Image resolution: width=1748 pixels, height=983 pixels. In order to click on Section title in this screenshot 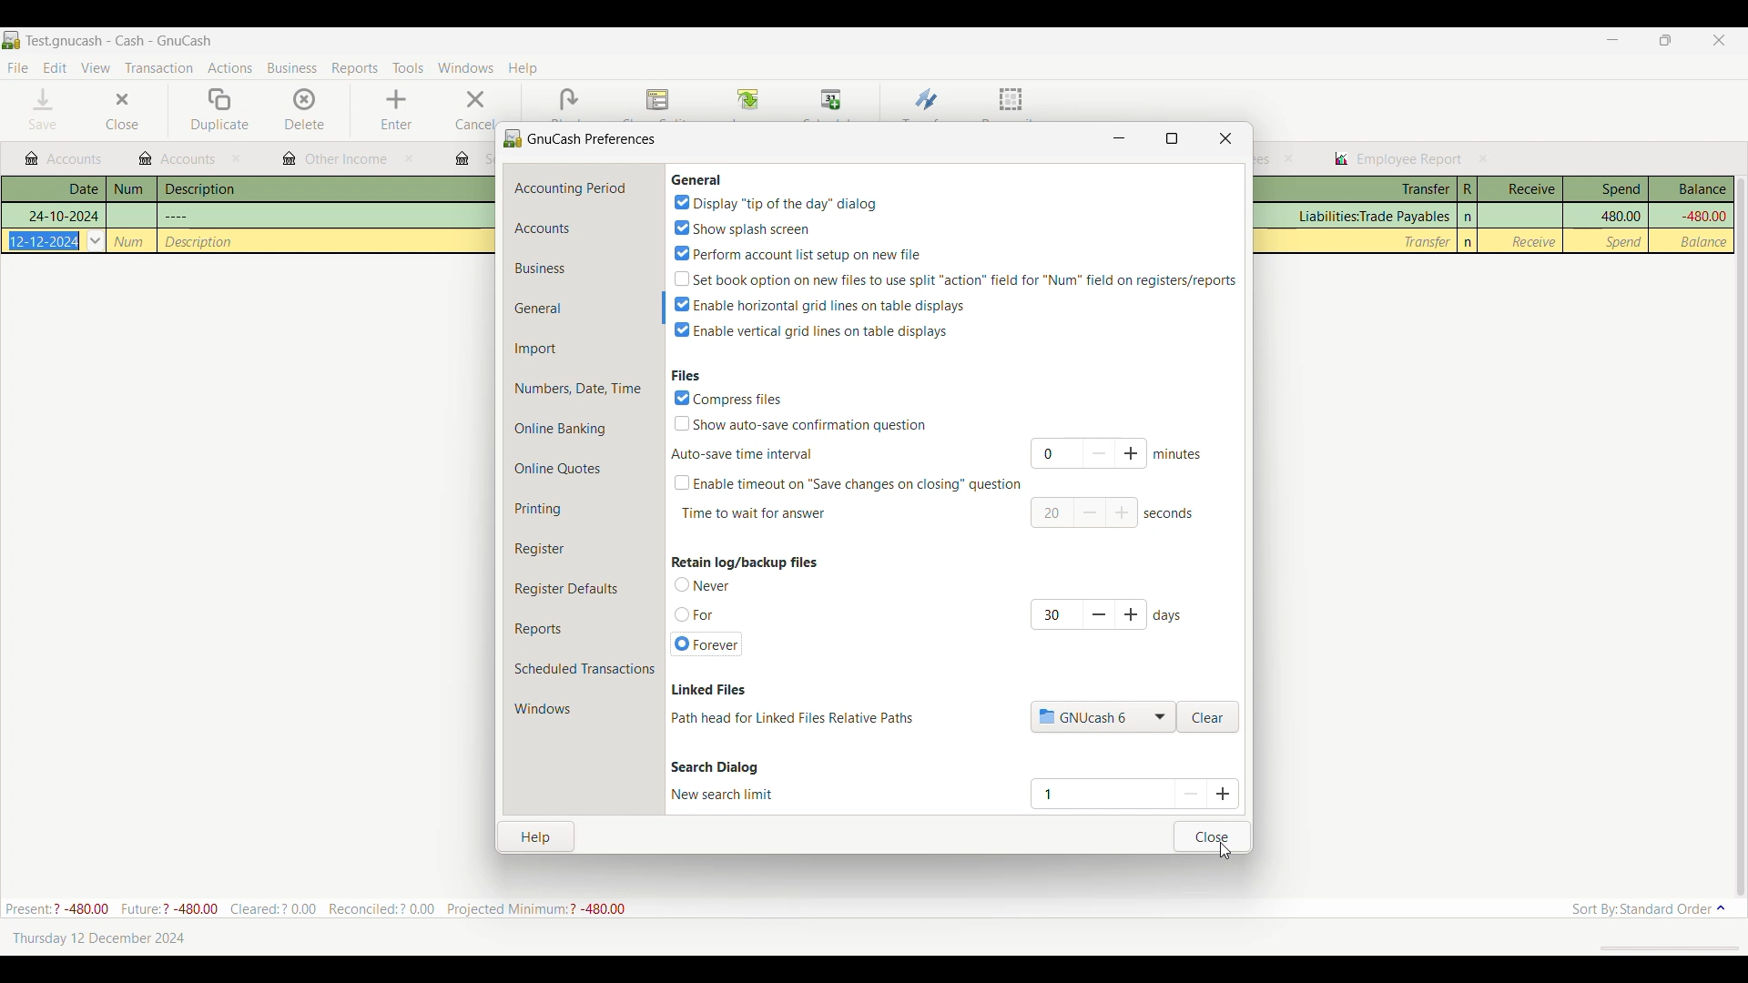, I will do `click(696, 179)`.